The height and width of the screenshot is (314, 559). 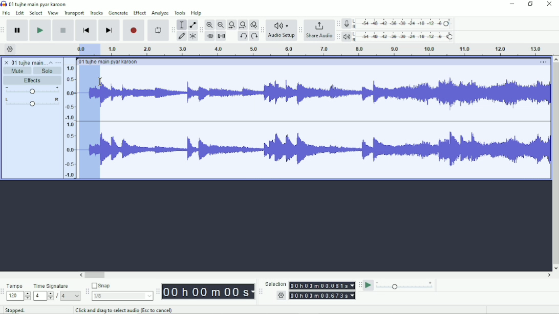 I want to click on Help, so click(x=197, y=13).